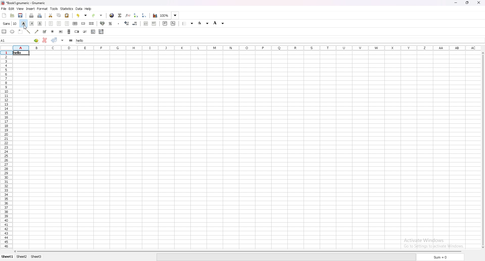 This screenshot has height=261, width=485. Describe the element at coordinates (88, 9) in the screenshot. I see `help` at that location.